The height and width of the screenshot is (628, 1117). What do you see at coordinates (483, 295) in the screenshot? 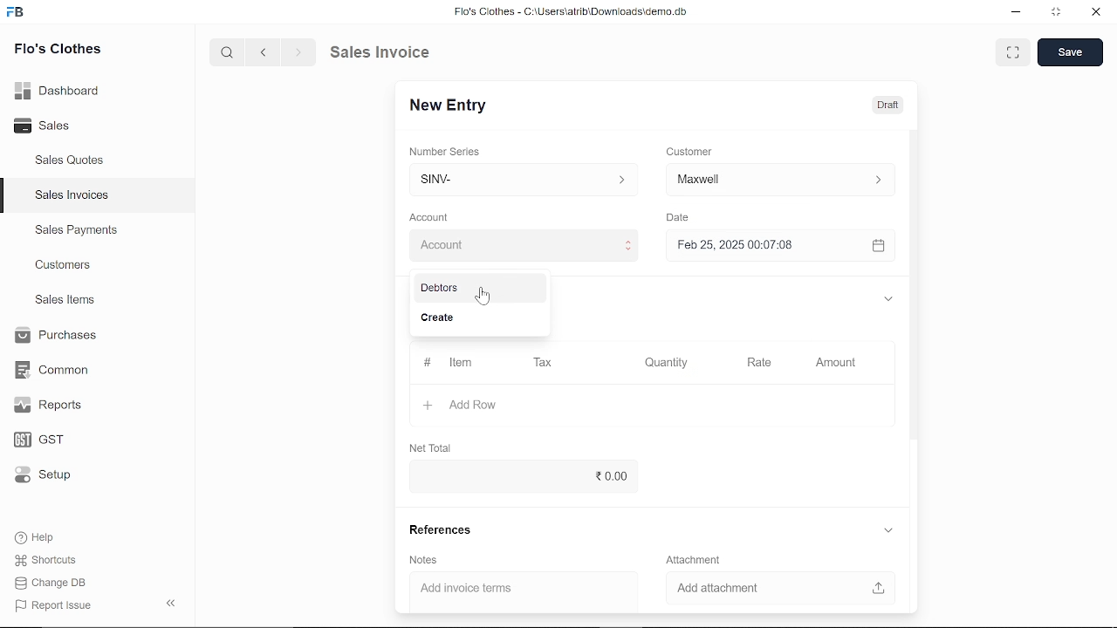
I see `cursor` at bounding box center [483, 295].